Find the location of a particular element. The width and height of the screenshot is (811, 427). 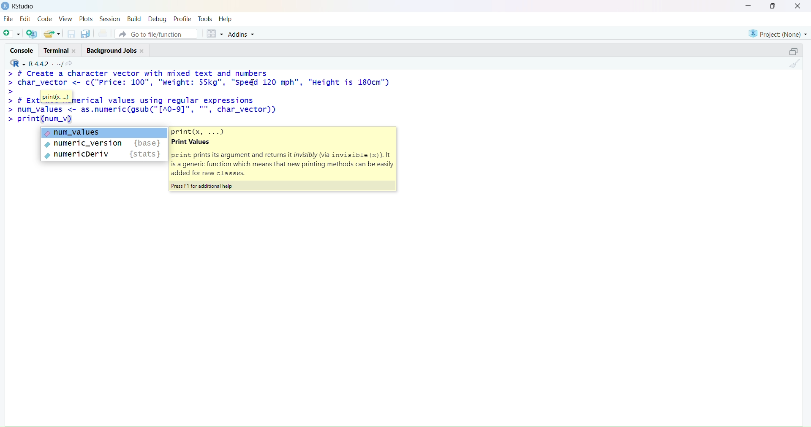

close is located at coordinates (75, 51).